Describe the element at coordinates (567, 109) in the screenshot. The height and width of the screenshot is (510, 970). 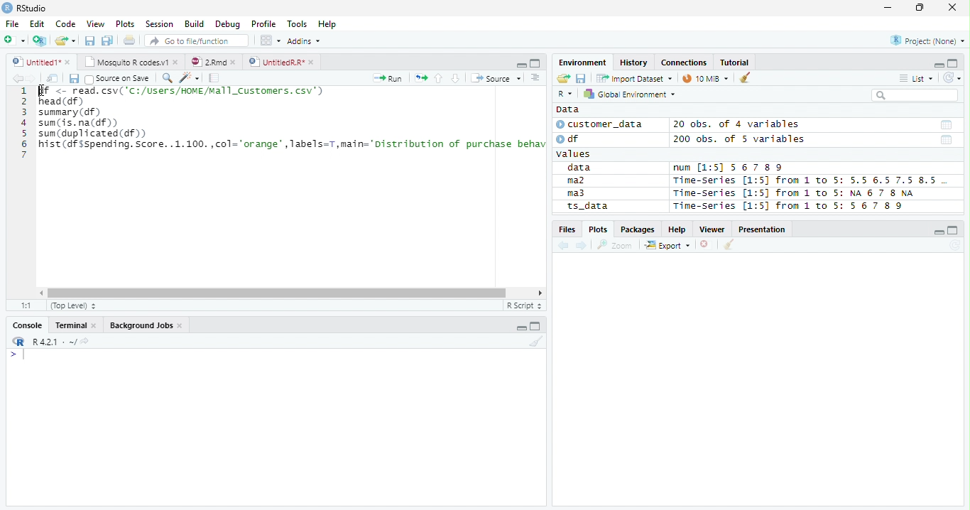
I see `Data` at that location.